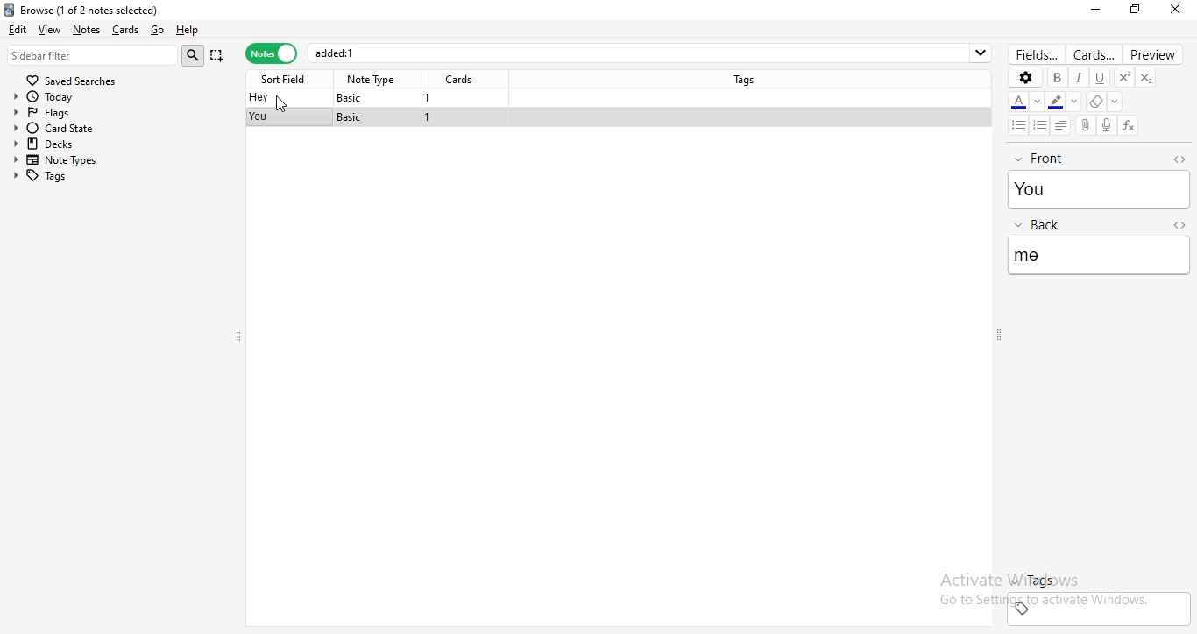 This screenshot has width=1197, height=634. Describe the element at coordinates (1101, 157) in the screenshot. I see `front` at that location.